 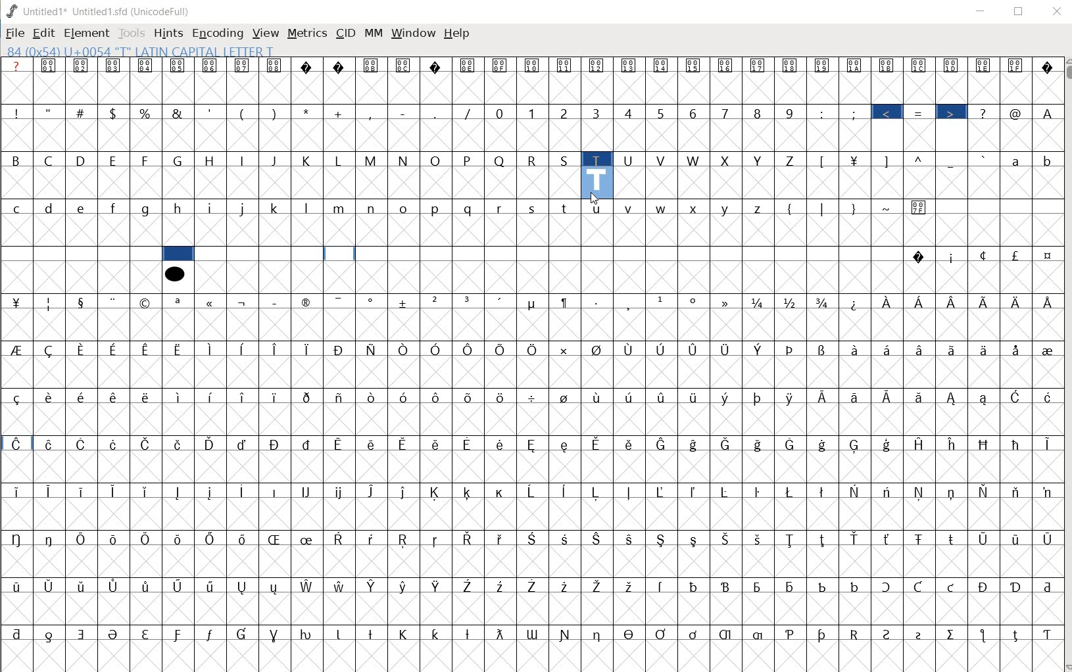 What do you see at coordinates (889, 113) in the screenshot?
I see `<` at bounding box center [889, 113].